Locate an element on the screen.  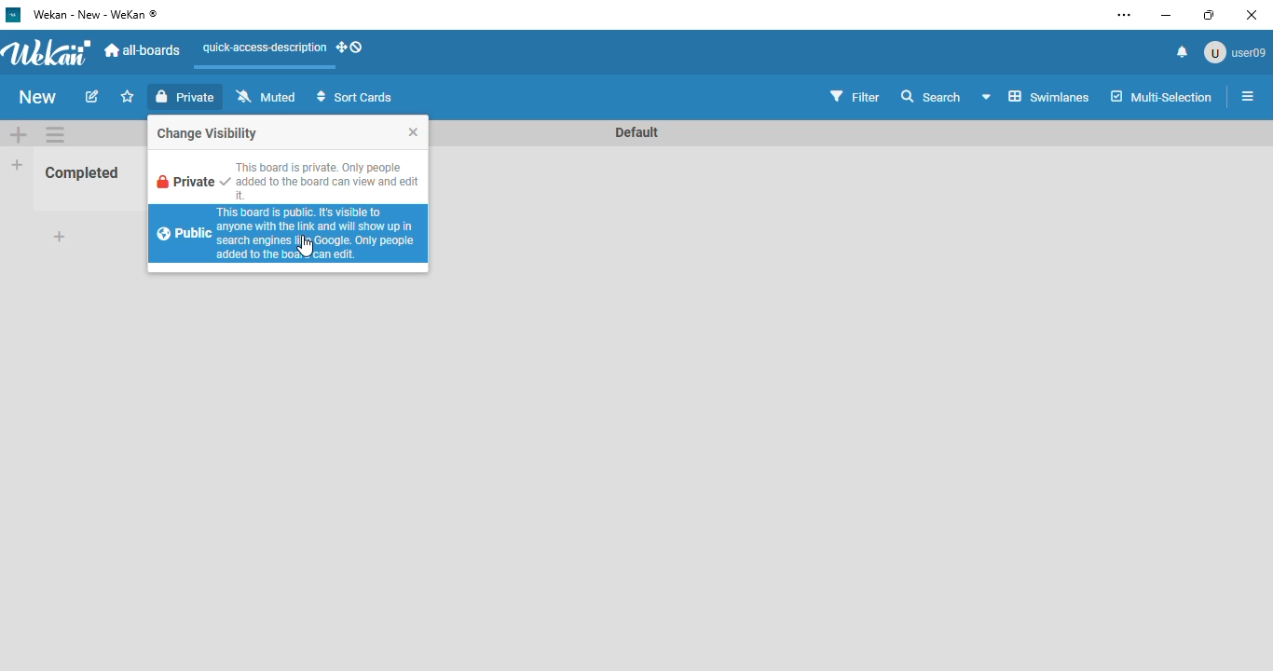
show-desktop-drag-handles is located at coordinates (349, 47).